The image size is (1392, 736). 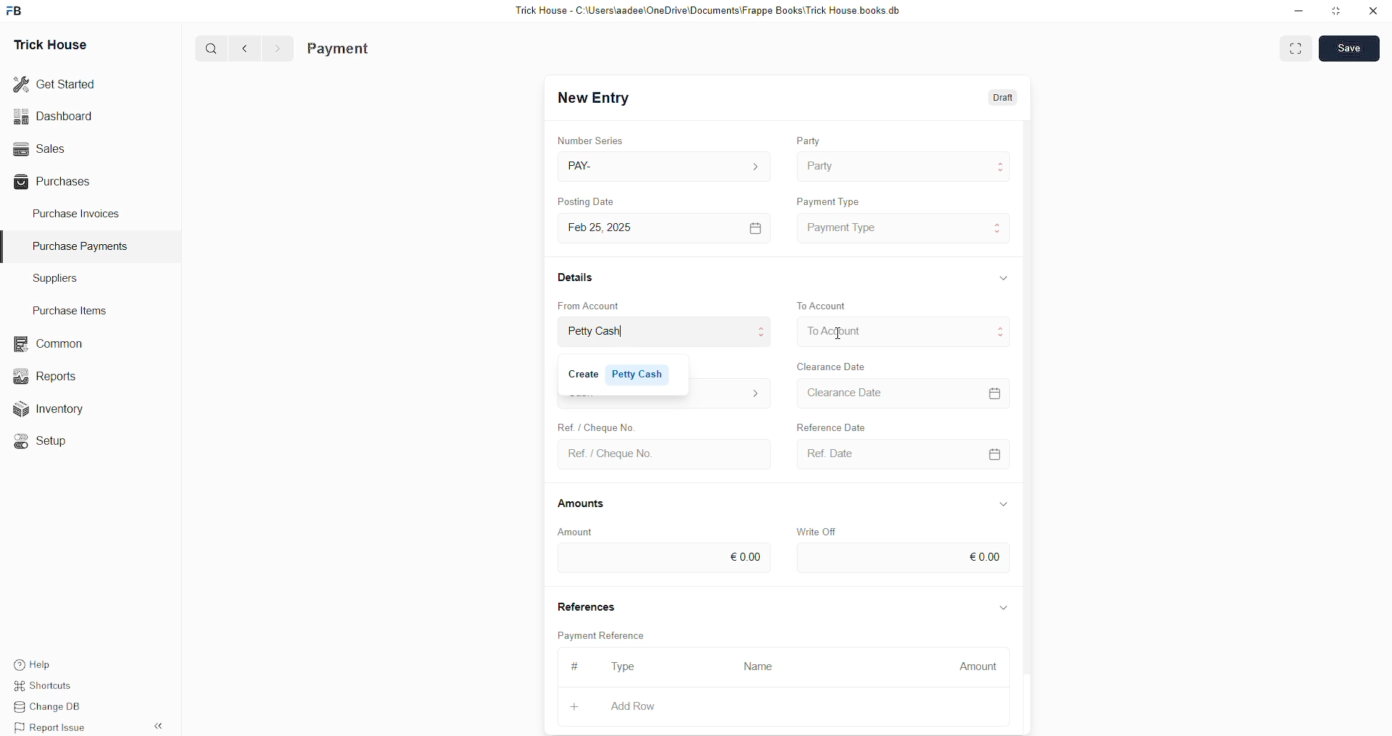 I want to click on EXPAND, so click(x=1298, y=47).